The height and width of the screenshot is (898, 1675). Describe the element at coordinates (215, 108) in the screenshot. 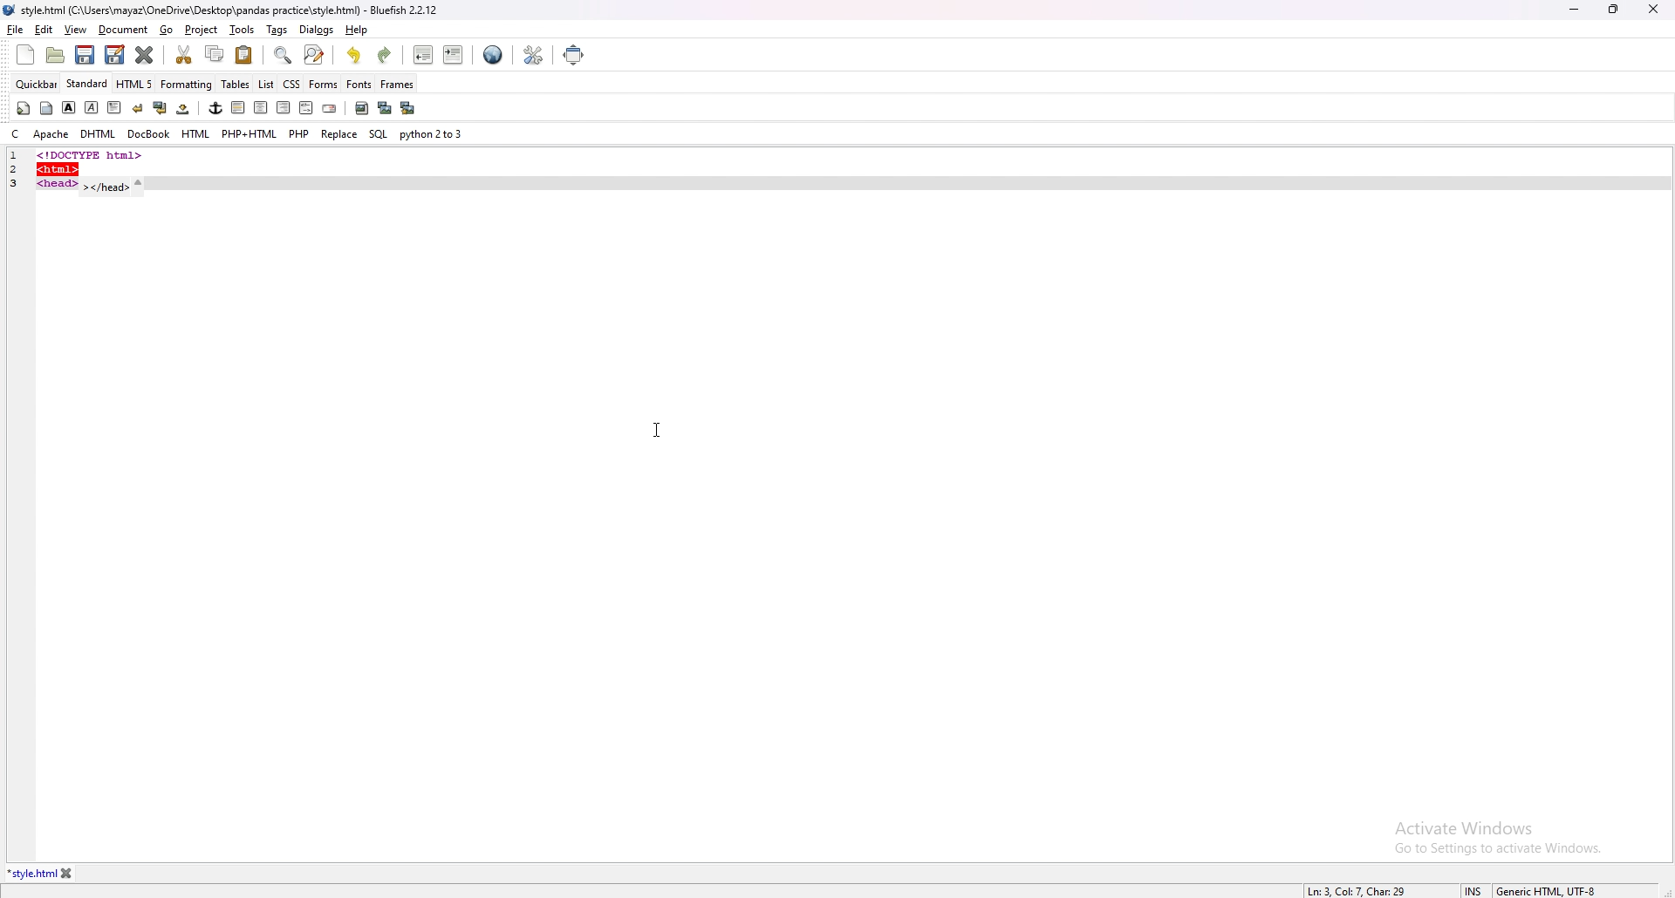

I see `anchor` at that location.